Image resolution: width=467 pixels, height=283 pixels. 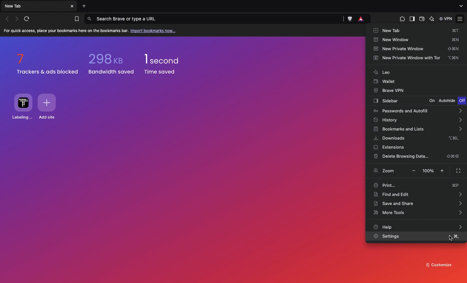 What do you see at coordinates (17, 18) in the screenshot?
I see `Click to go forward, hold to see history` at bounding box center [17, 18].